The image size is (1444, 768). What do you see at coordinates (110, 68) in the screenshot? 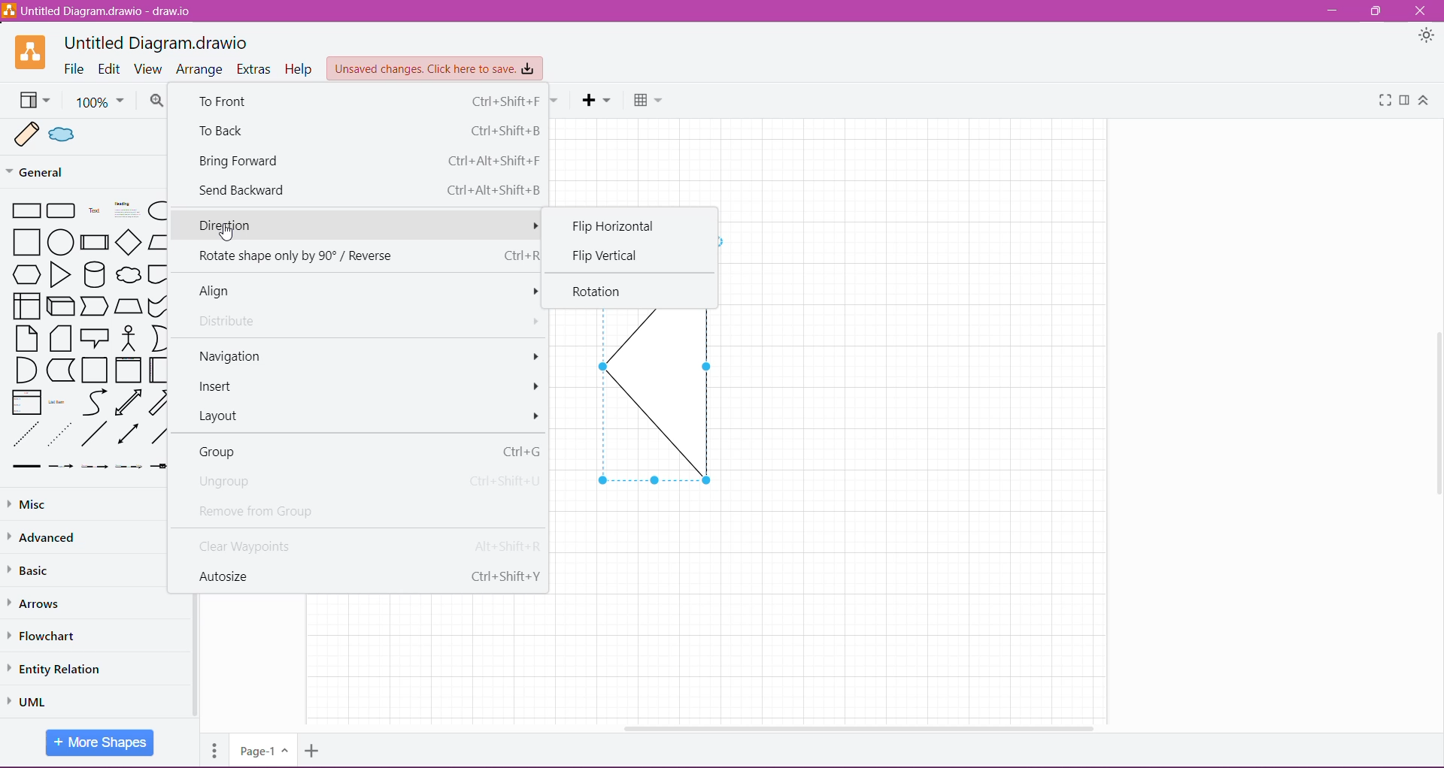
I see `Edit` at bounding box center [110, 68].